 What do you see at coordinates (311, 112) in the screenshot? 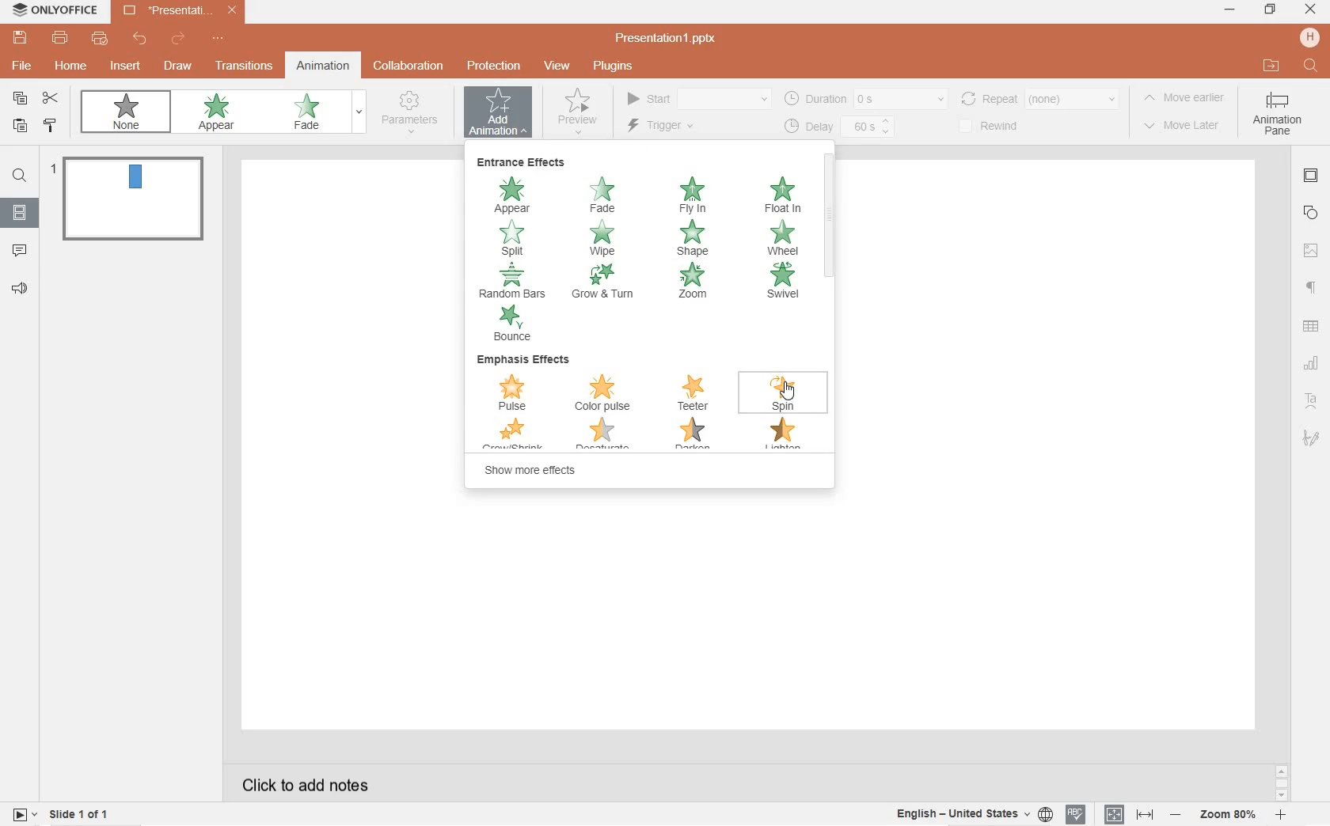
I see `fade` at bounding box center [311, 112].